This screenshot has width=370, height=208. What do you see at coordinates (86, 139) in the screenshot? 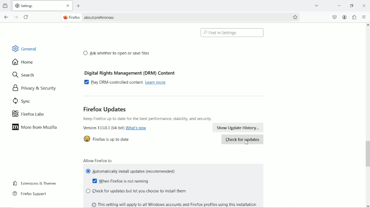
I see `icon` at bounding box center [86, 139].